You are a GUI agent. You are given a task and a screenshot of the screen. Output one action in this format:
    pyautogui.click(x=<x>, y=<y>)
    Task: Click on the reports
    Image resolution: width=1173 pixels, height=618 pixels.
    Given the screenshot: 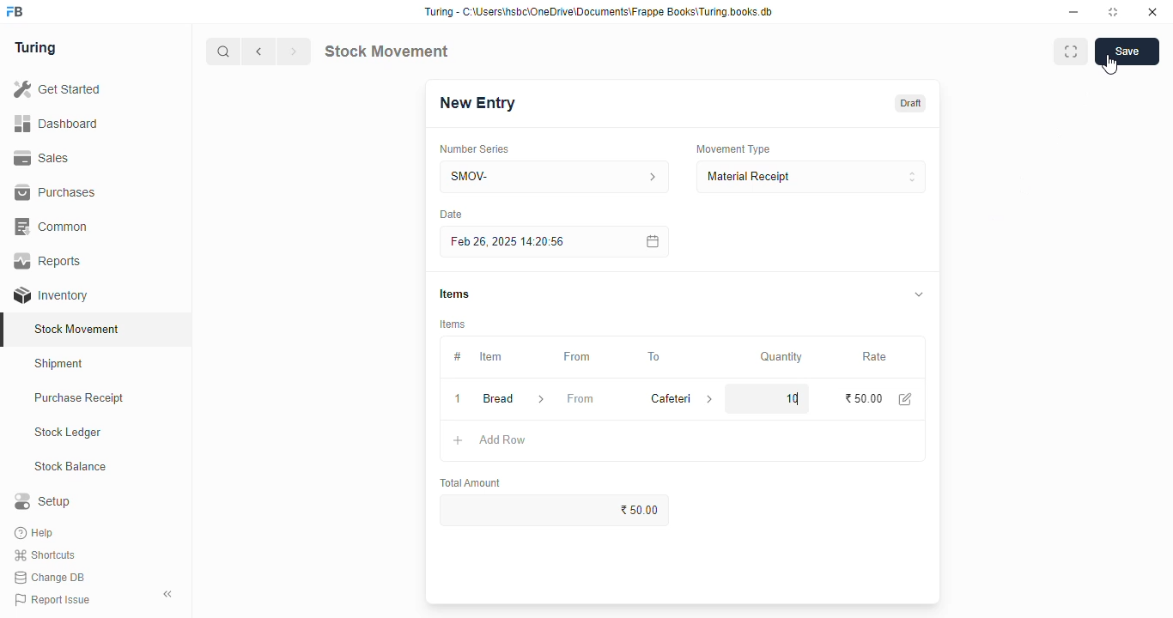 What is the action you would take?
    pyautogui.click(x=49, y=260)
    